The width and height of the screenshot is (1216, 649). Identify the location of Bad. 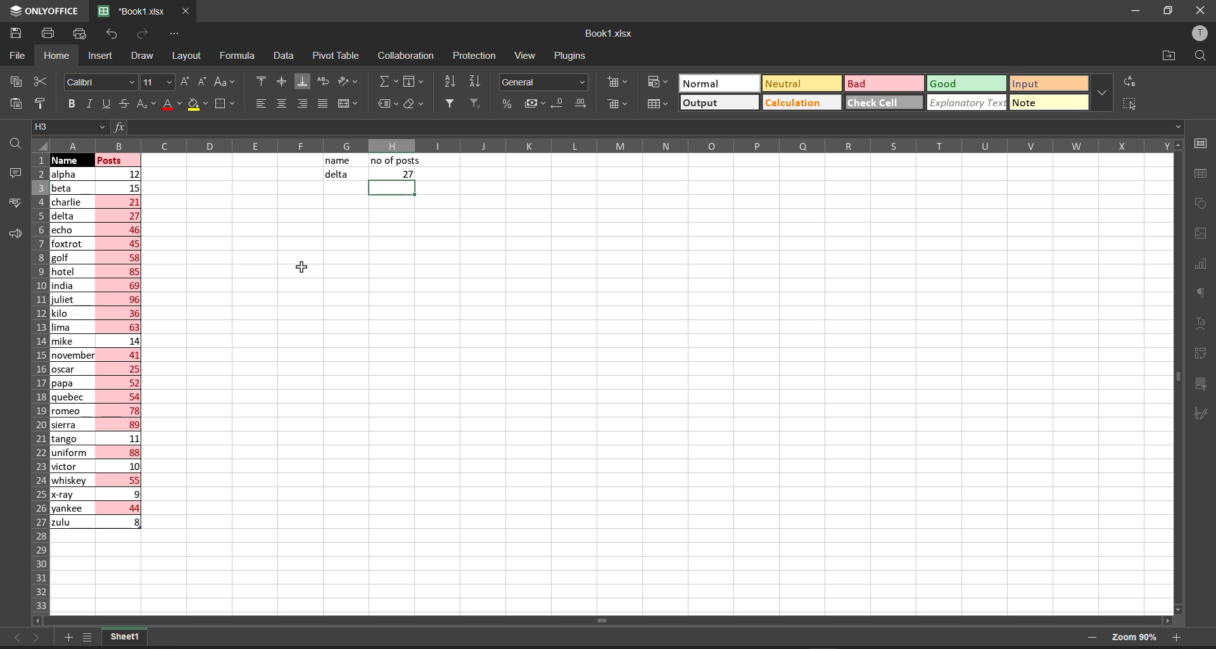
(861, 83).